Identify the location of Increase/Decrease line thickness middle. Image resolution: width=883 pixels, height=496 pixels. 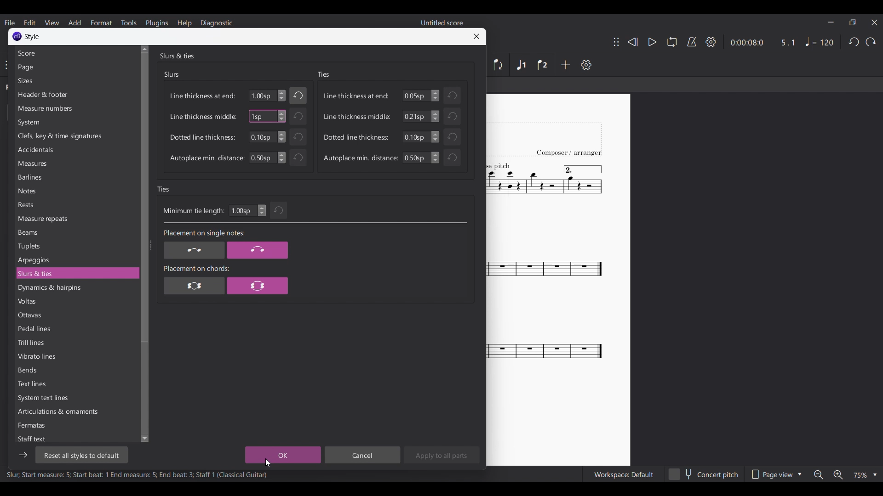
(281, 116).